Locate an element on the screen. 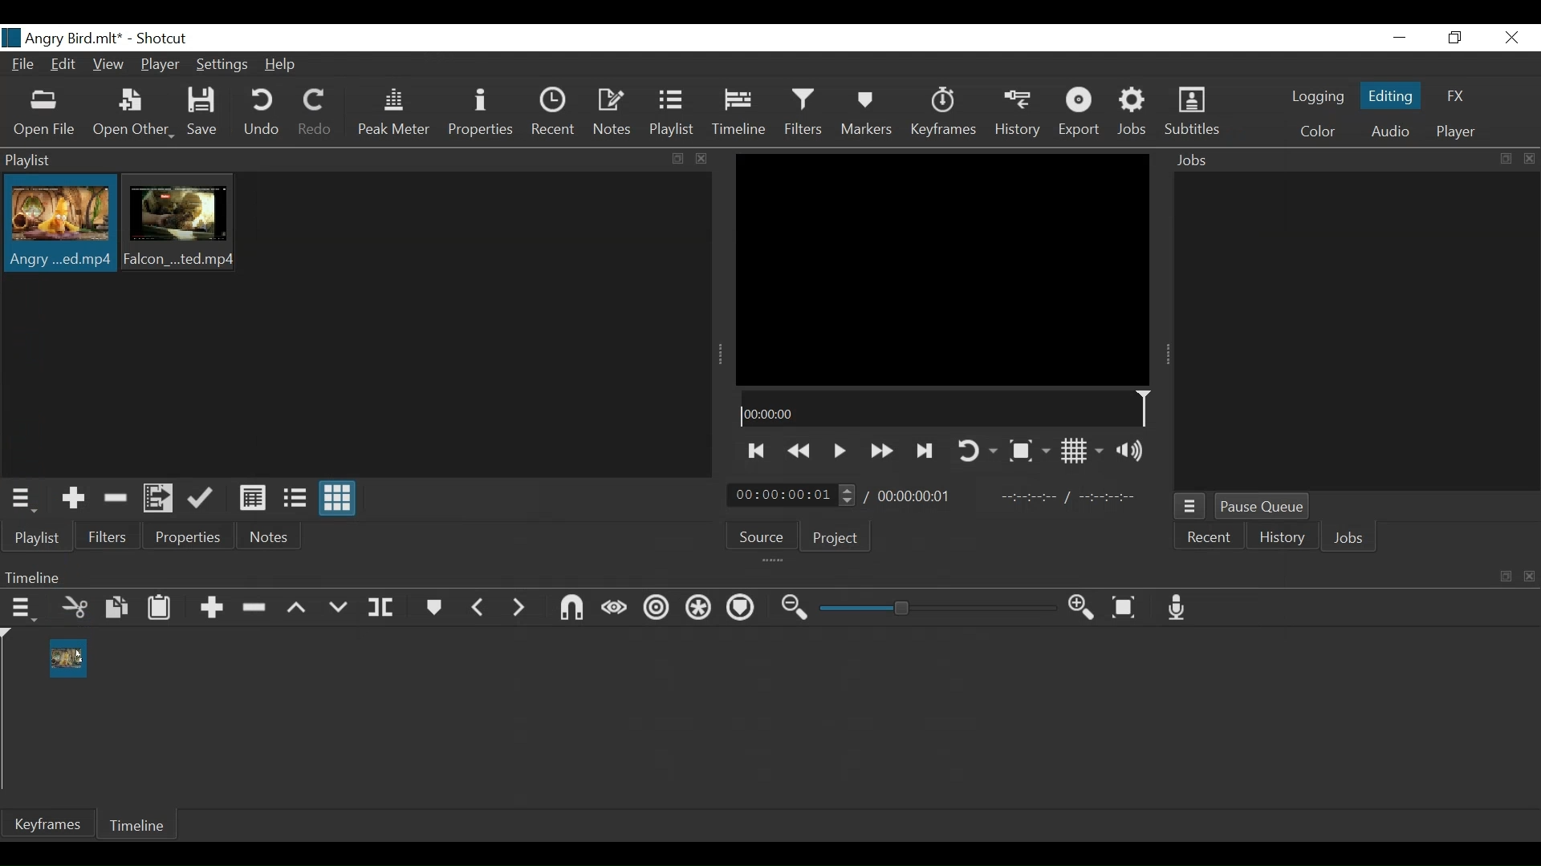 This screenshot has height=866, width=1541. Jobs is located at coordinates (1352, 161).